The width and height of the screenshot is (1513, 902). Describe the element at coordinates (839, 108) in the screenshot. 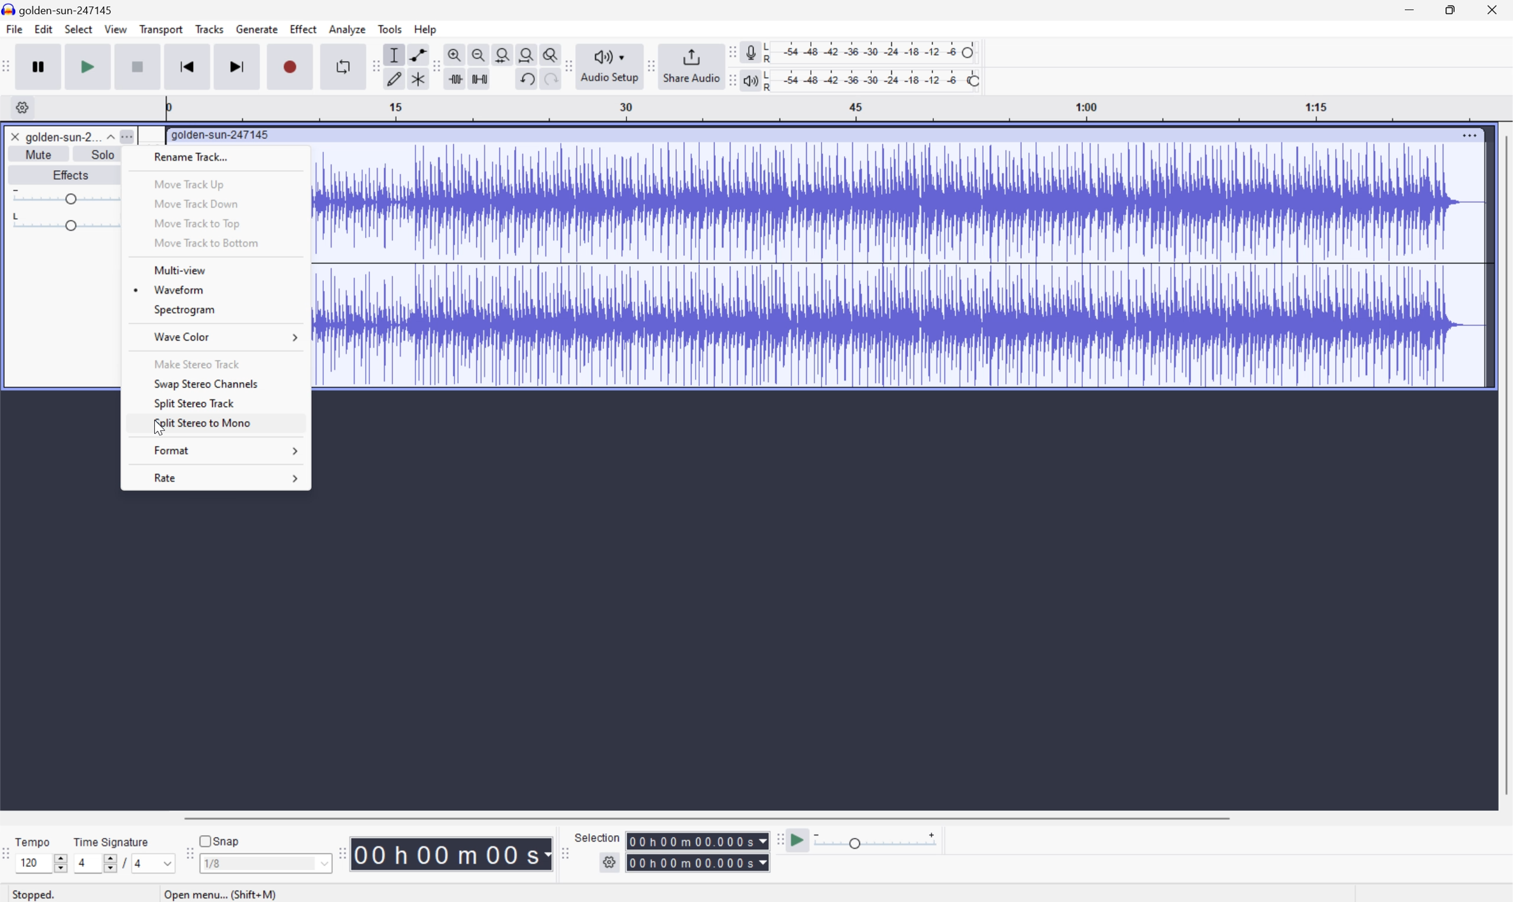

I see `Scale` at that location.